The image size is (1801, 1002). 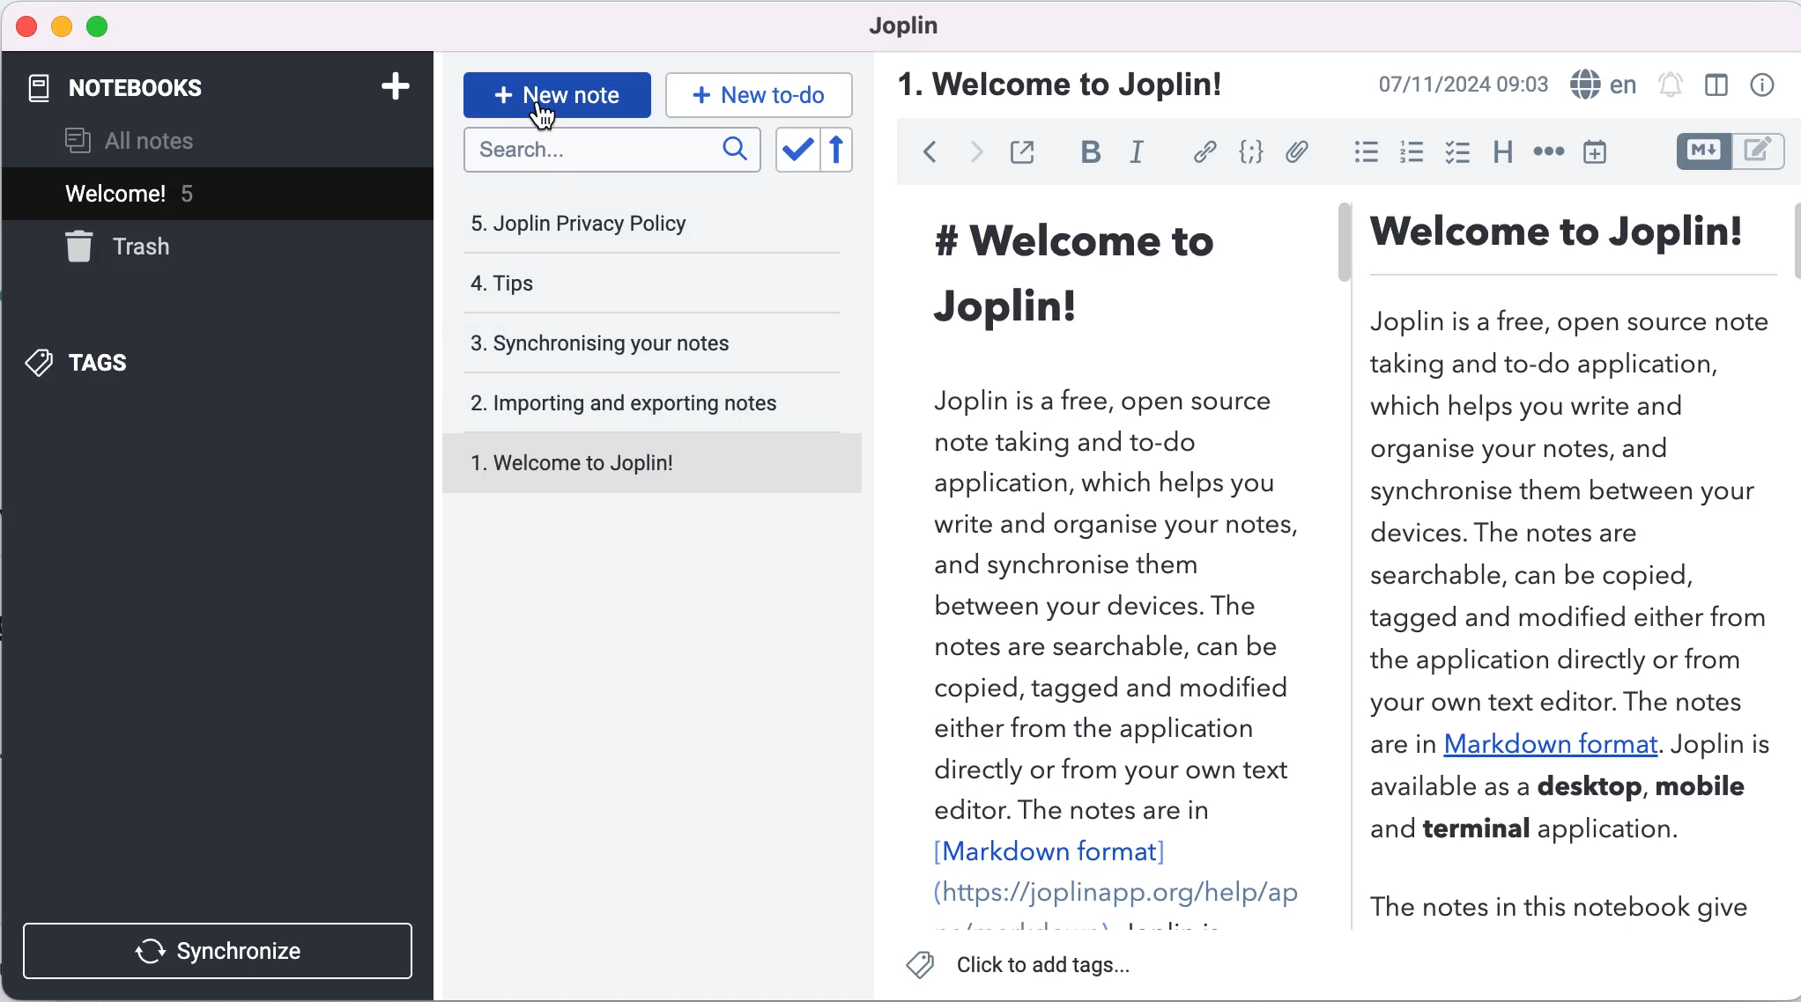 I want to click on welcome to joplin, so click(x=657, y=462).